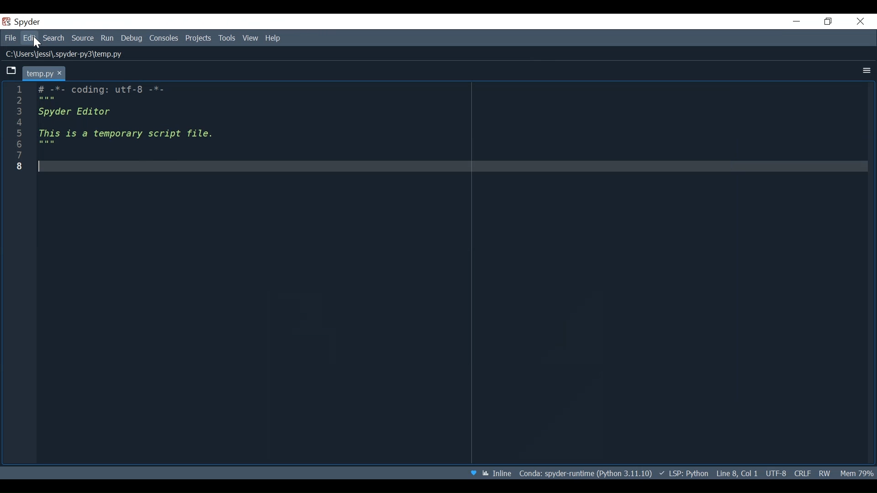 The width and height of the screenshot is (877, 493). Describe the element at coordinates (738, 473) in the screenshot. I see `Cursor Position` at that location.